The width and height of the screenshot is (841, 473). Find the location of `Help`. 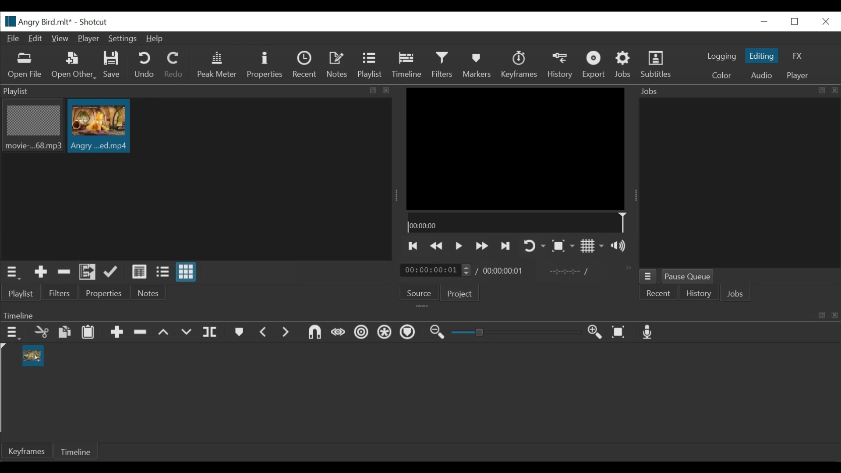

Help is located at coordinates (155, 39).